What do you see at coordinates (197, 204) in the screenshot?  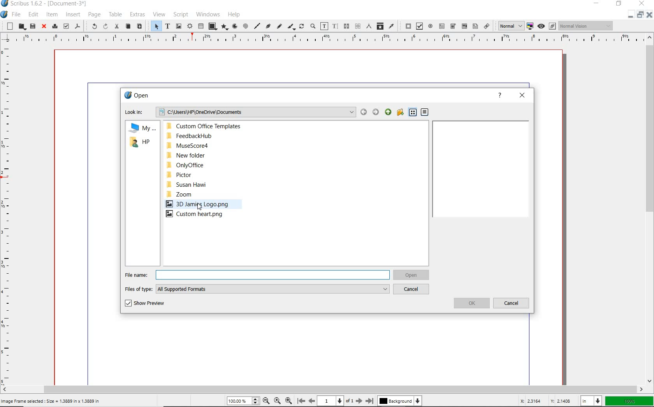 I see `IMAGE` at bounding box center [197, 204].